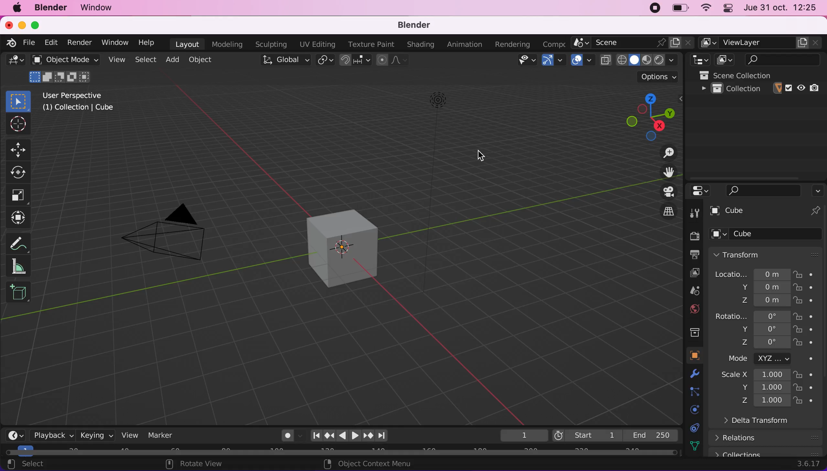  Describe the element at coordinates (225, 44) in the screenshot. I see `modeling` at that location.